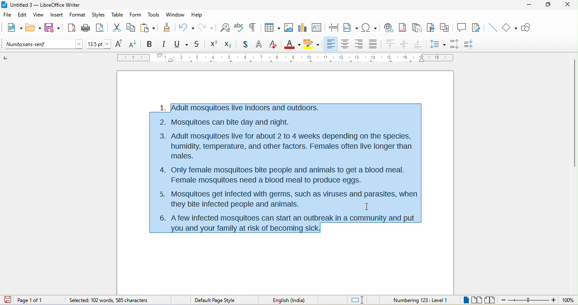 The image size is (578, 305). I want to click on print, so click(85, 29).